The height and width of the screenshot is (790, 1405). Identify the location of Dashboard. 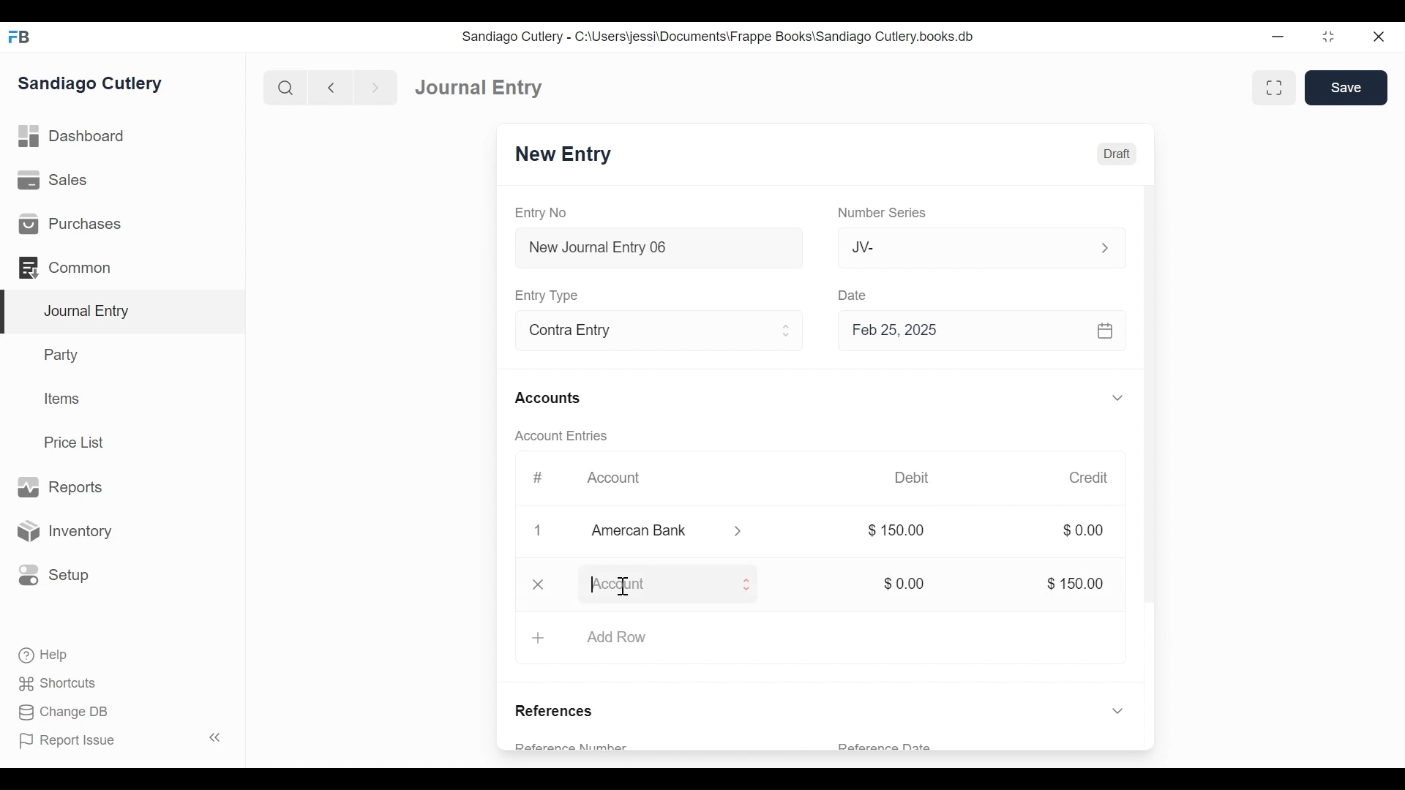
(73, 137).